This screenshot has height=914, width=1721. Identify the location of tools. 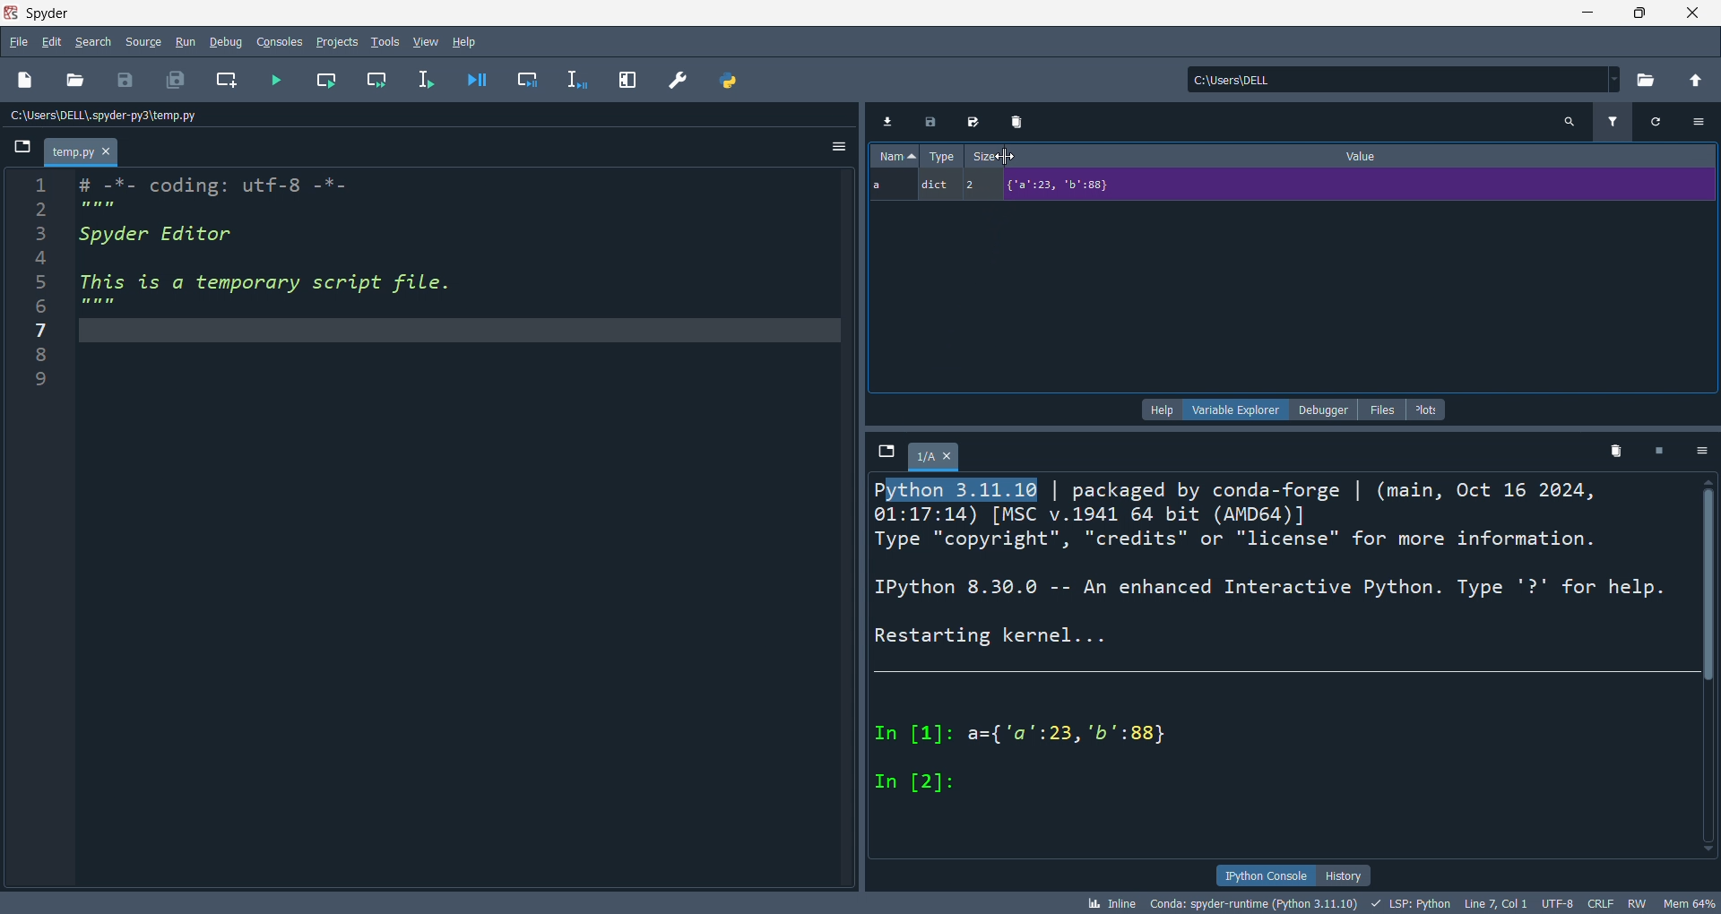
(380, 41).